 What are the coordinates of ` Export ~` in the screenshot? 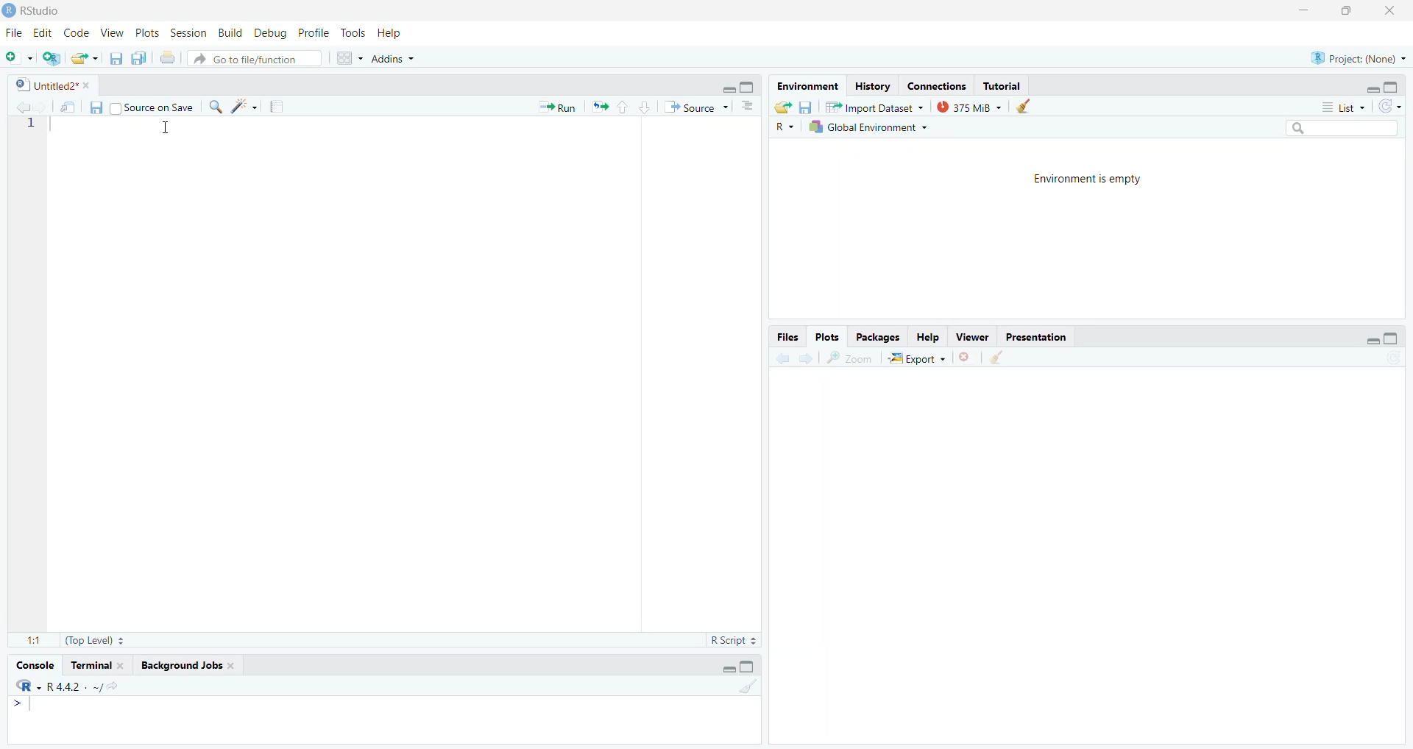 It's located at (918, 358).